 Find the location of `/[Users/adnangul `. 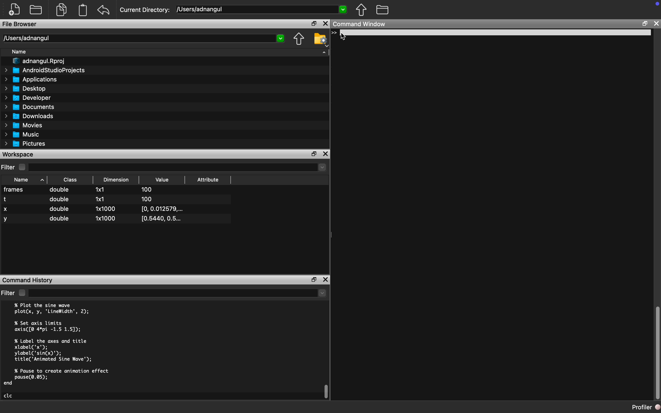

/[Users/adnangul  is located at coordinates (262, 9).